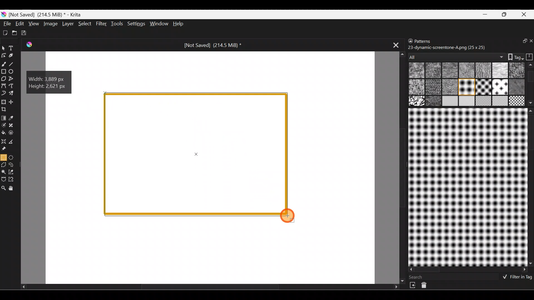 This screenshot has width=534, height=300. Describe the element at coordinates (468, 270) in the screenshot. I see `Scroll bar` at that location.